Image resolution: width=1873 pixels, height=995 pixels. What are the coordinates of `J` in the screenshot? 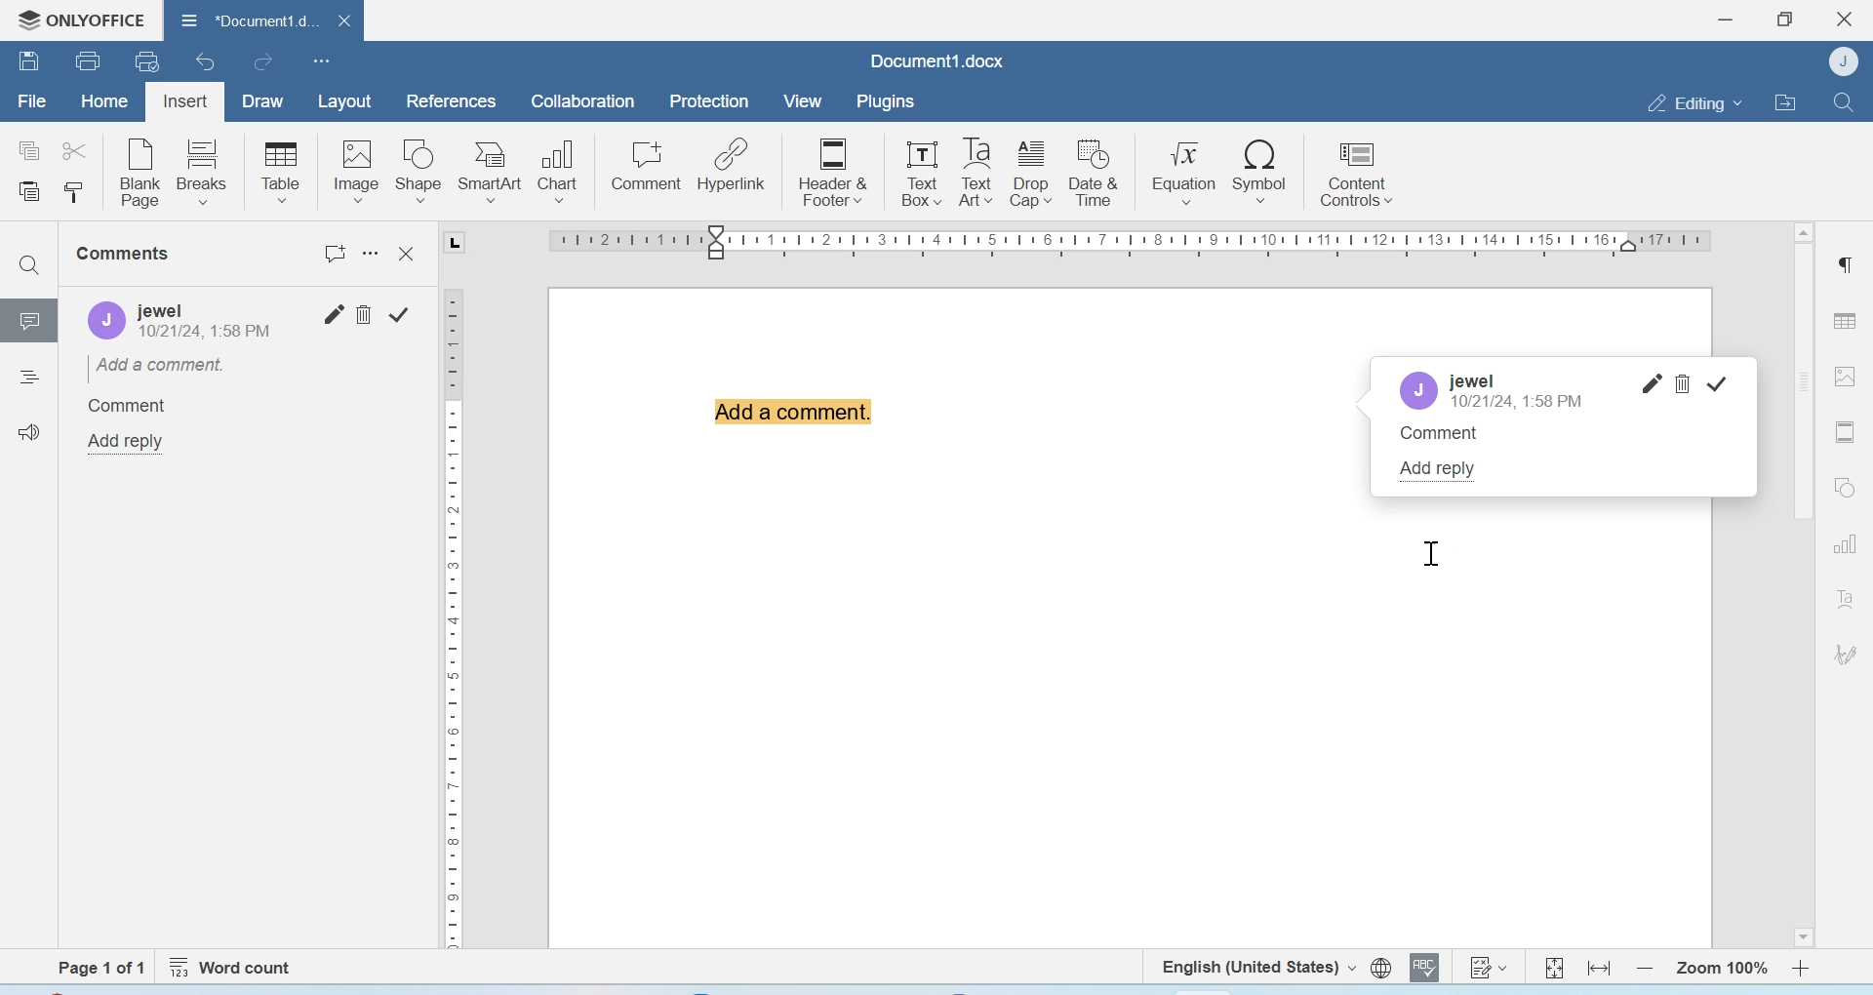 It's located at (100, 322).